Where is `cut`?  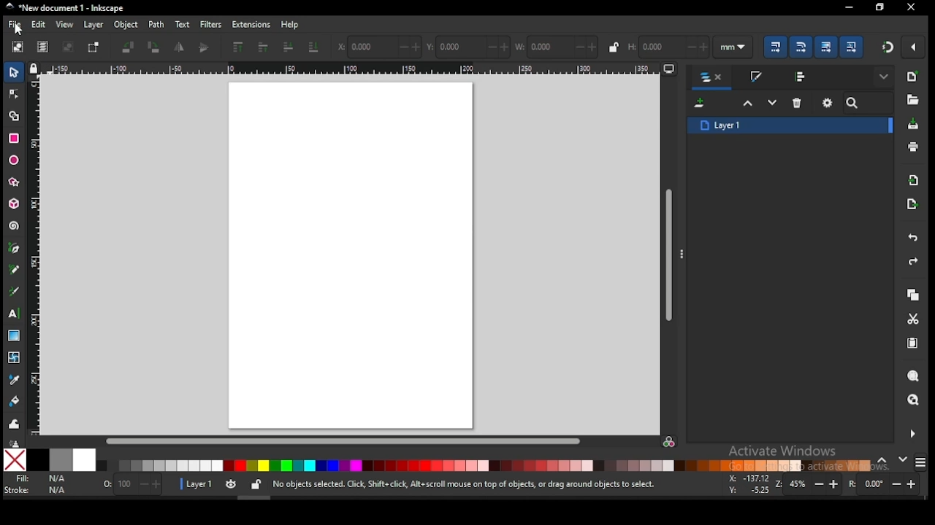 cut is located at coordinates (913, 319).